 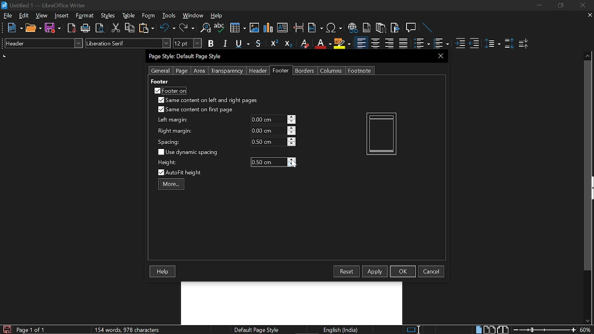 What do you see at coordinates (268, 141) in the screenshot?
I see `current spacing` at bounding box center [268, 141].